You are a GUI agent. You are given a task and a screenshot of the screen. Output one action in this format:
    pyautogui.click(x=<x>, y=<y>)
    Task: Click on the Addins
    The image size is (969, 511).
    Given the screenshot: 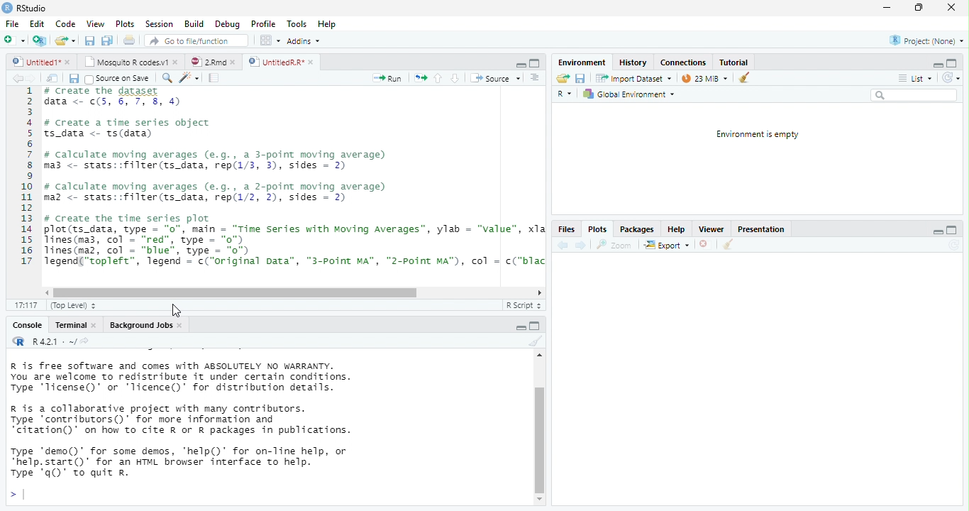 What is the action you would take?
    pyautogui.click(x=304, y=41)
    